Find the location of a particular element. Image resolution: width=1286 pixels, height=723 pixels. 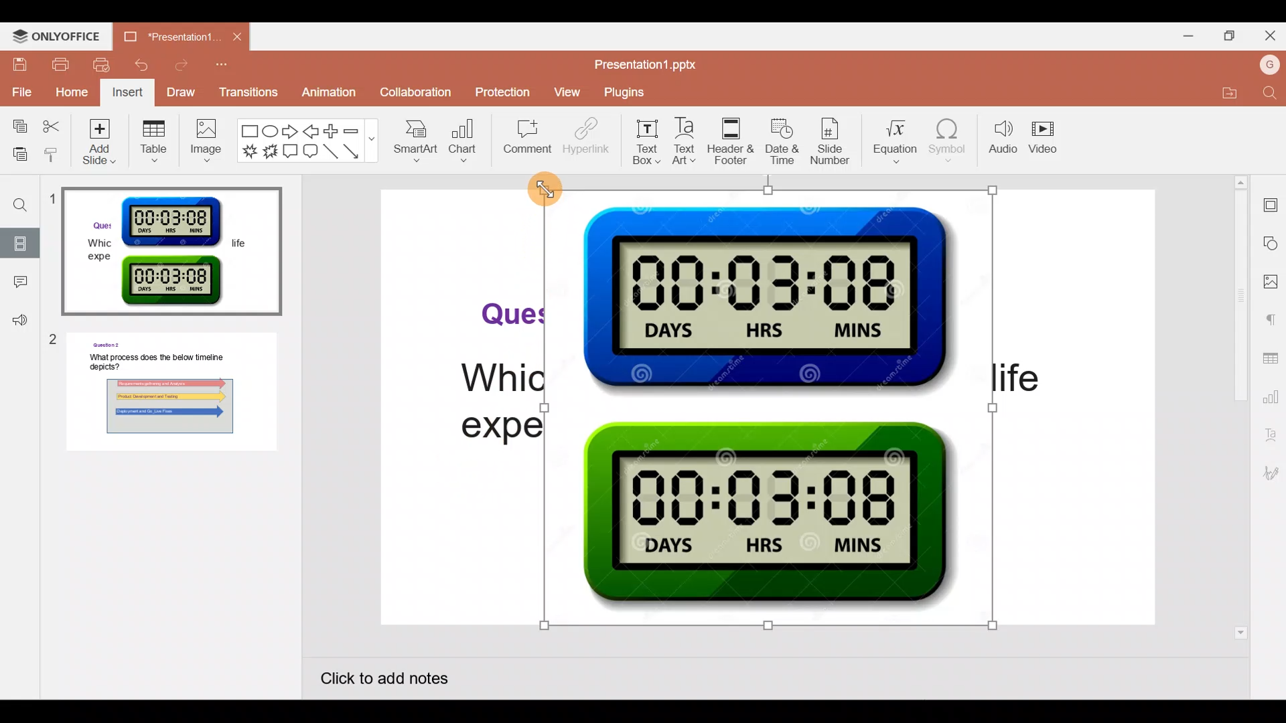

Header & footer is located at coordinates (731, 137).